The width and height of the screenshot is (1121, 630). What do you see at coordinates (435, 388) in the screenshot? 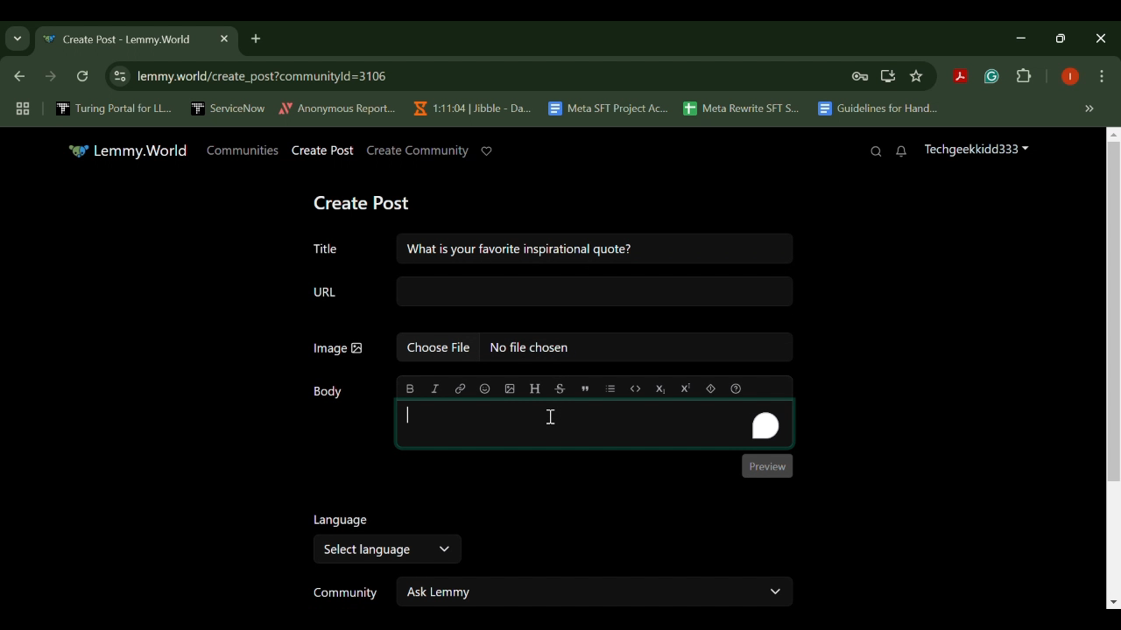
I see `italic` at bounding box center [435, 388].